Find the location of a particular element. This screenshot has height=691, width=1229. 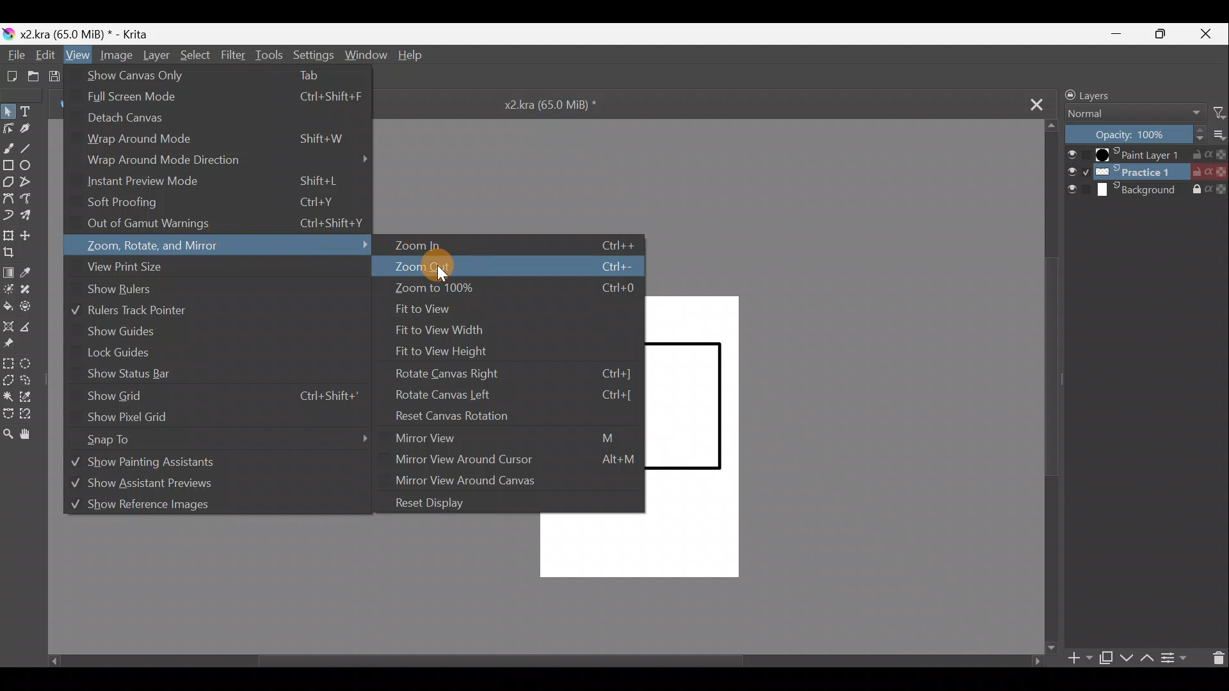

Close is located at coordinates (1209, 33).